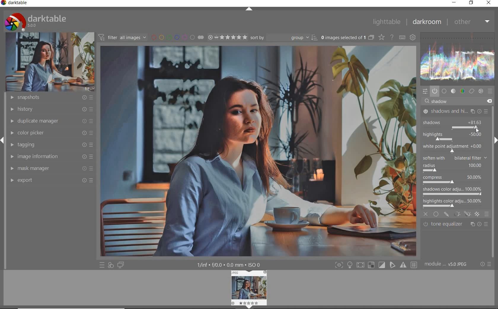  What do you see at coordinates (392, 38) in the screenshot?
I see `enable for online help` at bounding box center [392, 38].